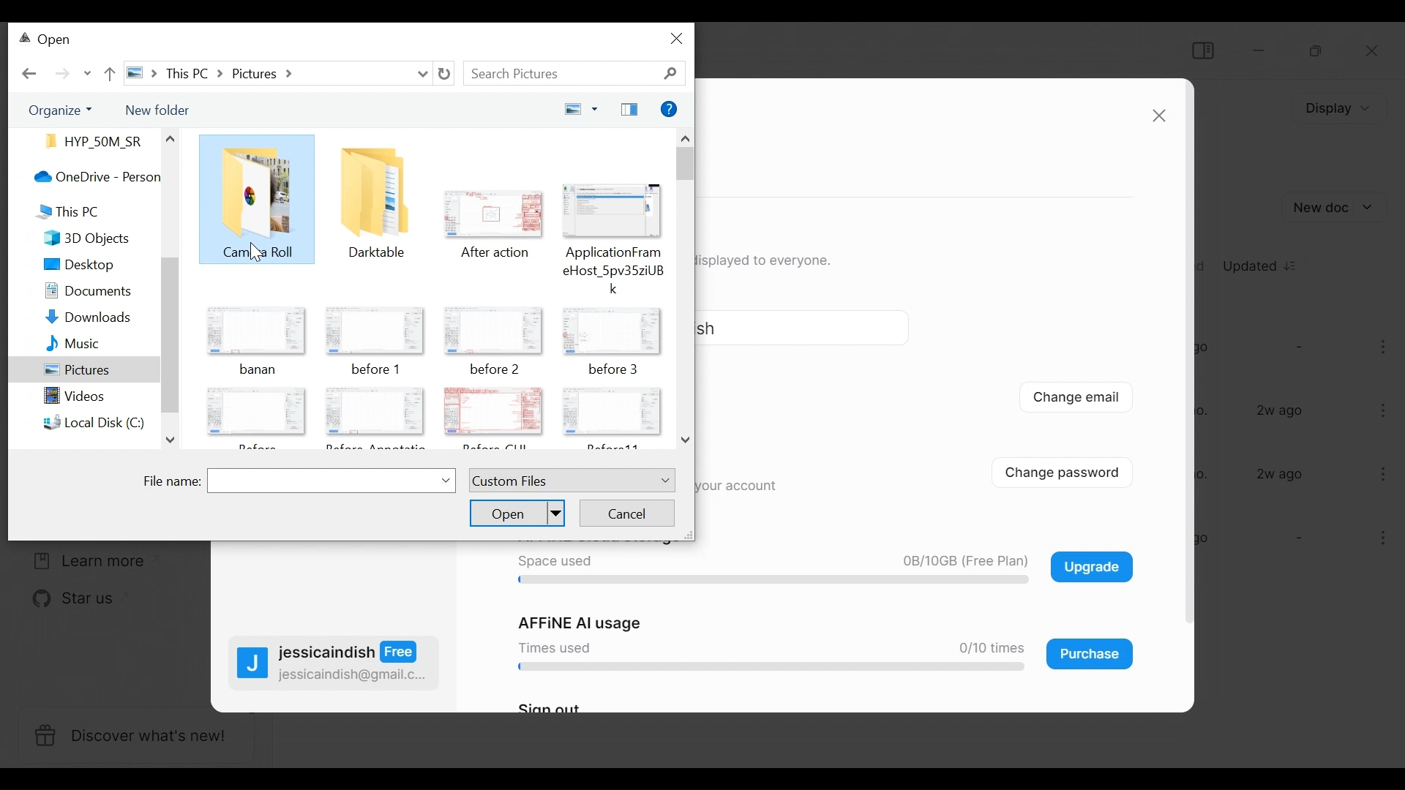  What do you see at coordinates (30, 74) in the screenshot?
I see `Go back` at bounding box center [30, 74].